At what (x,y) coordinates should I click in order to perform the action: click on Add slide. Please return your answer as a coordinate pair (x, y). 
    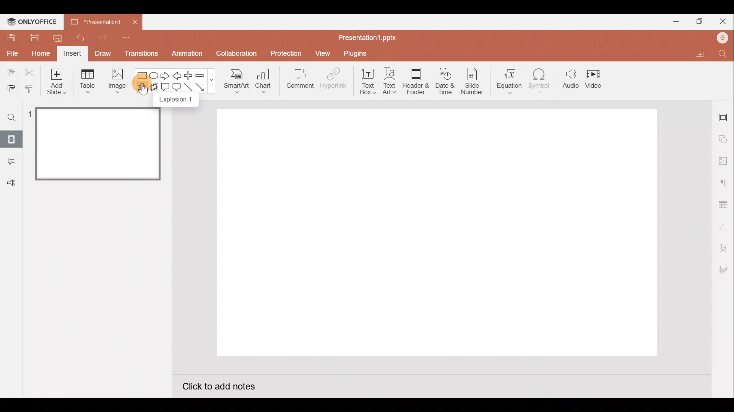
    Looking at the image, I should click on (56, 82).